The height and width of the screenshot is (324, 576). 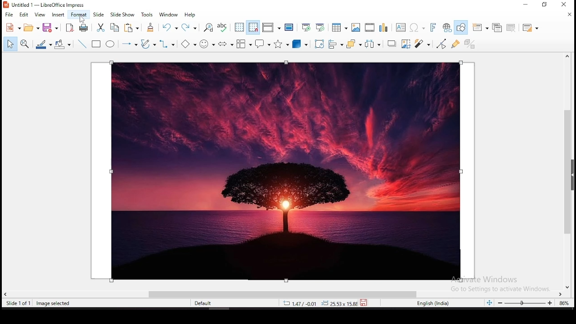 What do you see at coordinates (101, 27) in the screenshot?
I see `cut` at bounding box center [101, 27].